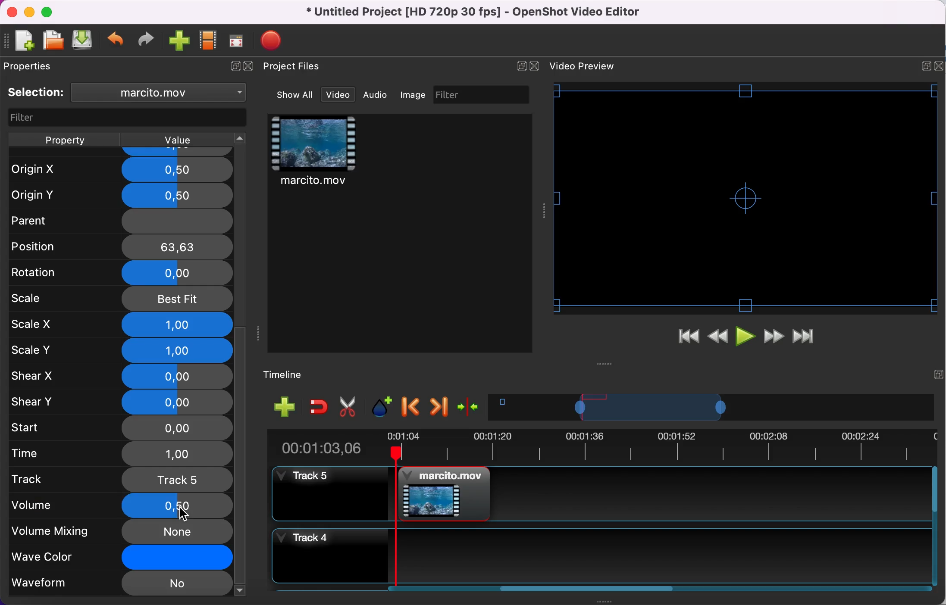 Image resolution: width=946 pixels, height=605 pixels. I want to click on Expand/Collapse, so click(926, 66).